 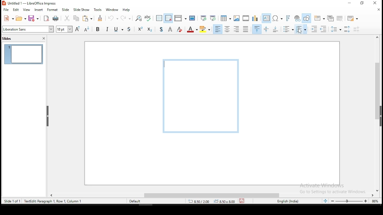 What do you see at coordinates (377, 114) in the screenshot?
I see `scroll bar` at bounding box center [377, 114].